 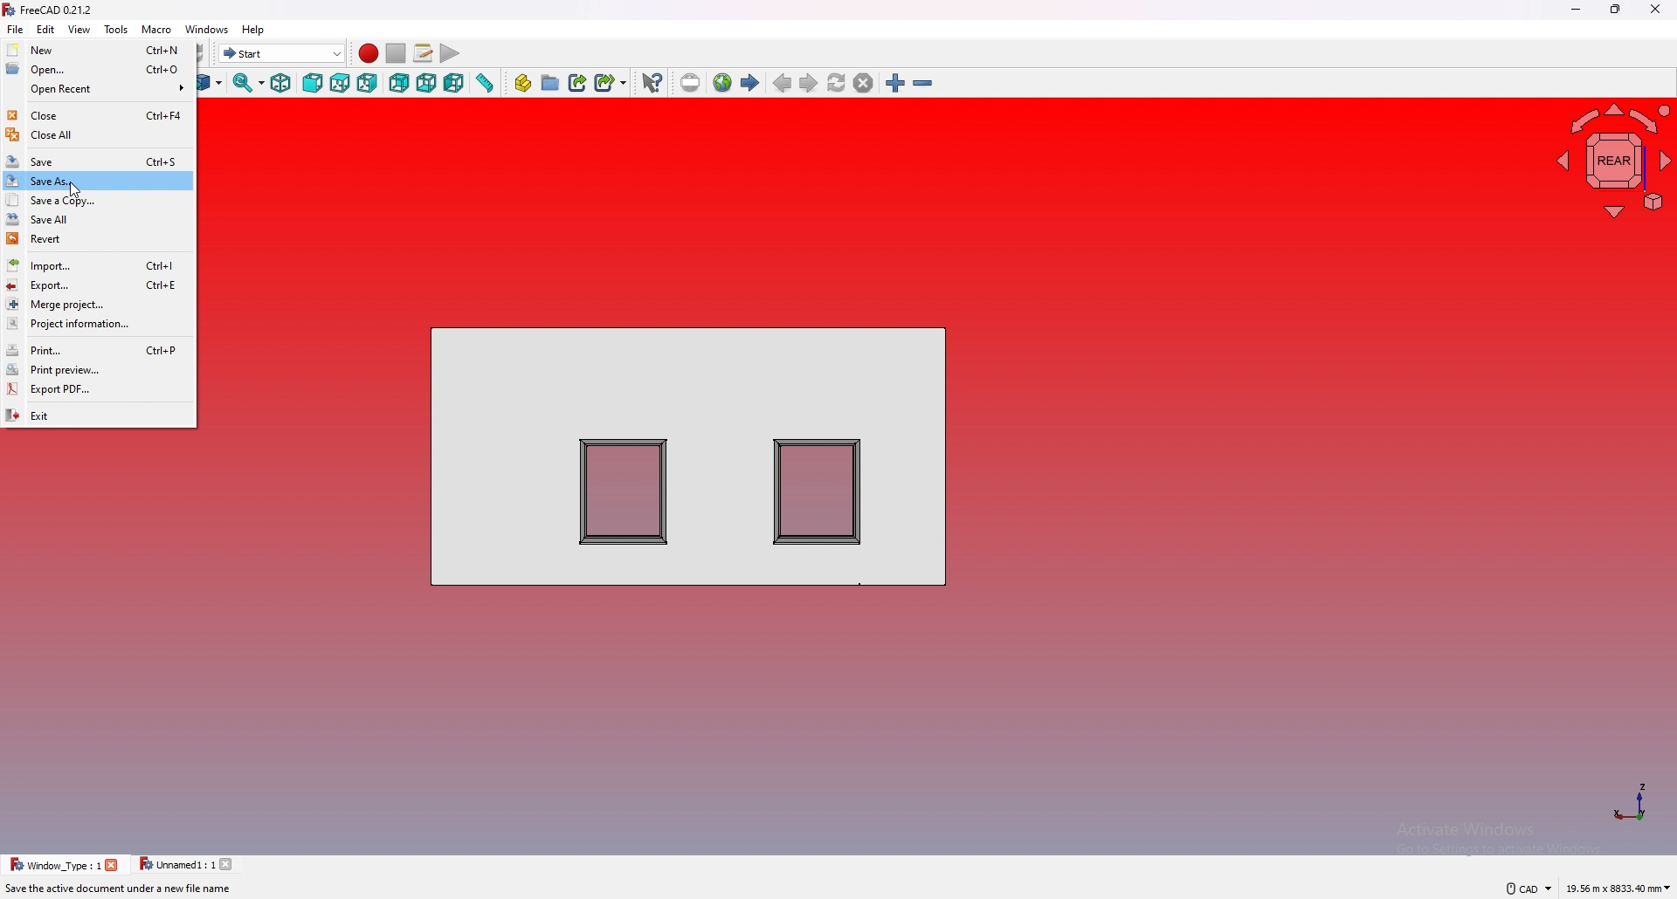 I want to click on next page, so click(x=808, y=83).